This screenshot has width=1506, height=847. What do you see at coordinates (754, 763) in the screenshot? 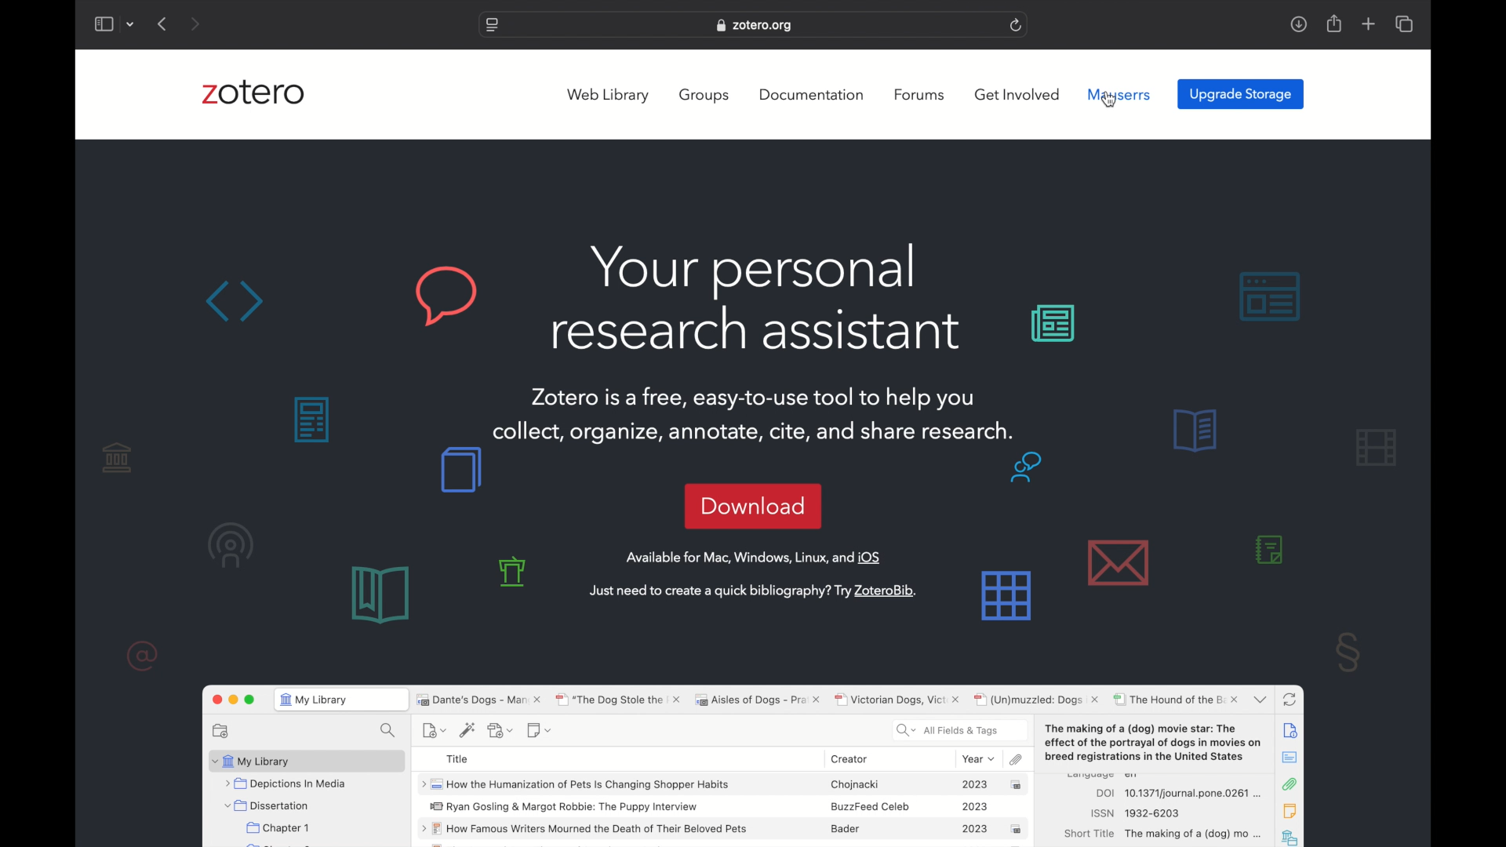
I see `zotero software preview` at bounding box center [754, 763].